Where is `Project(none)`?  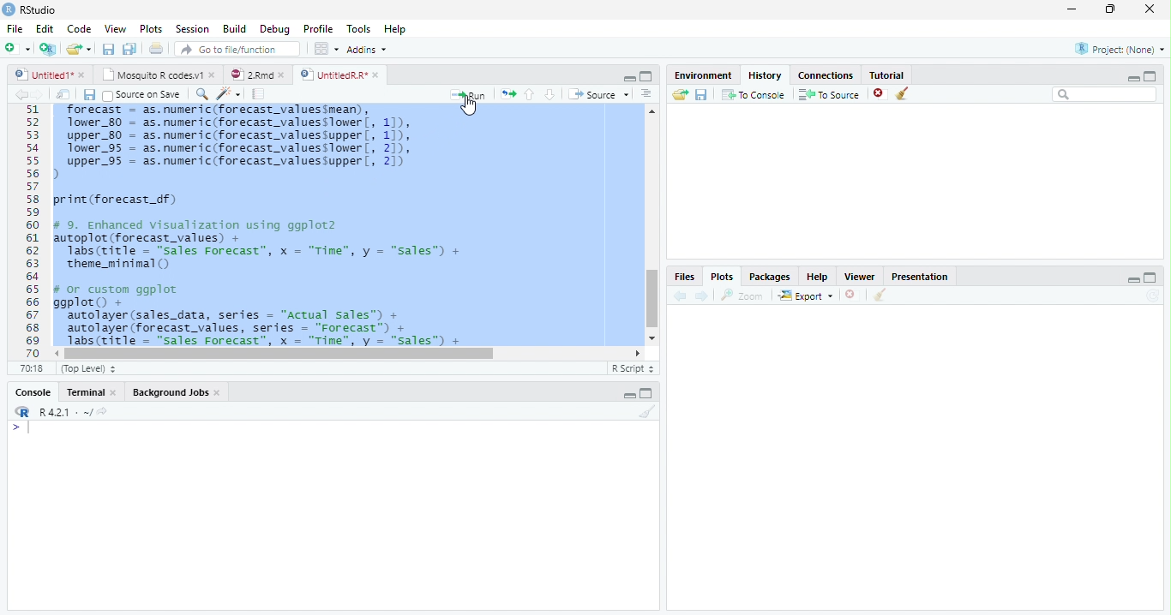
Project(none) is located at coordinates (1119, 48).